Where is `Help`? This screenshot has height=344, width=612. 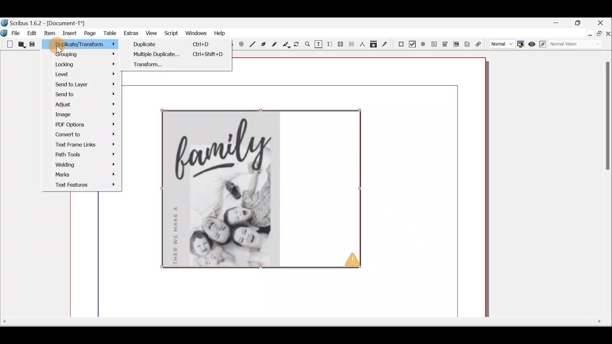
Help is located at coordinates (218, 33).